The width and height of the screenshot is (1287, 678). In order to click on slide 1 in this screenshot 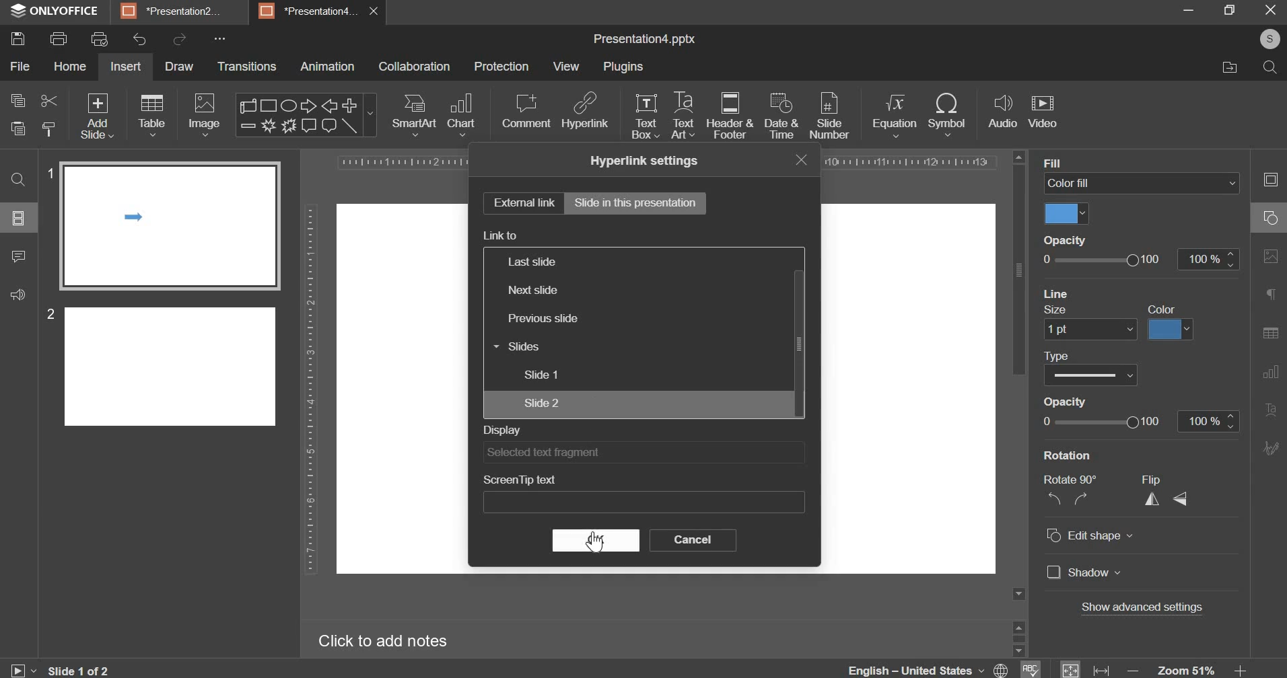, I will do `click(163, 223)`.